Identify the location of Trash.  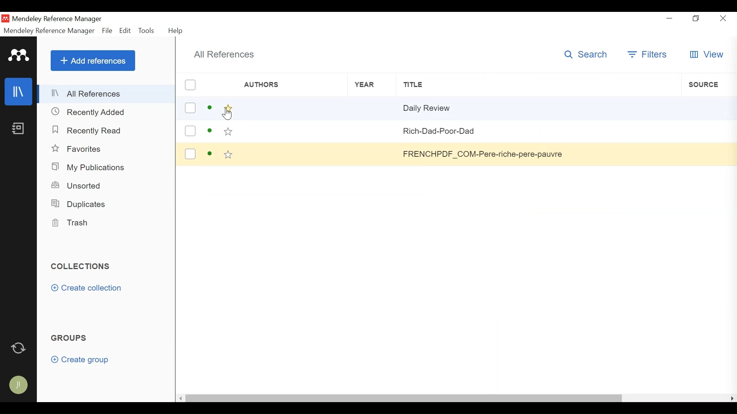
(72, 223).